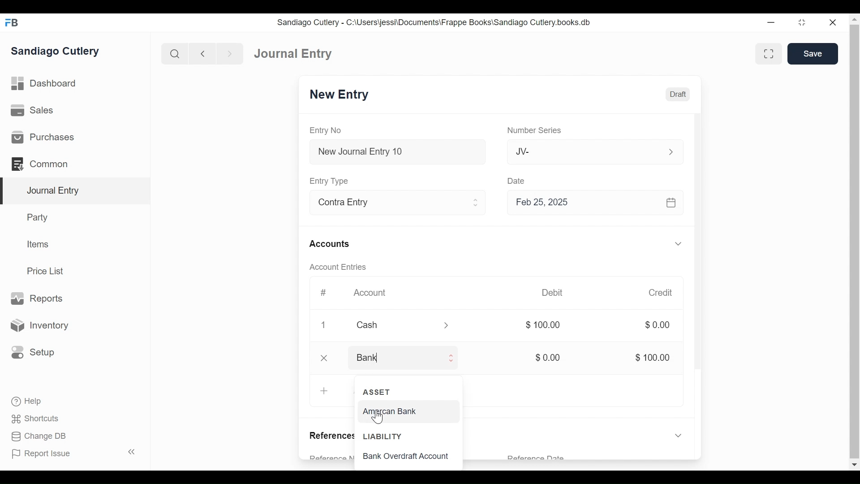 The height and width of the screenshot is (484, 860). I want to click on scroll up, so click(854, 19).